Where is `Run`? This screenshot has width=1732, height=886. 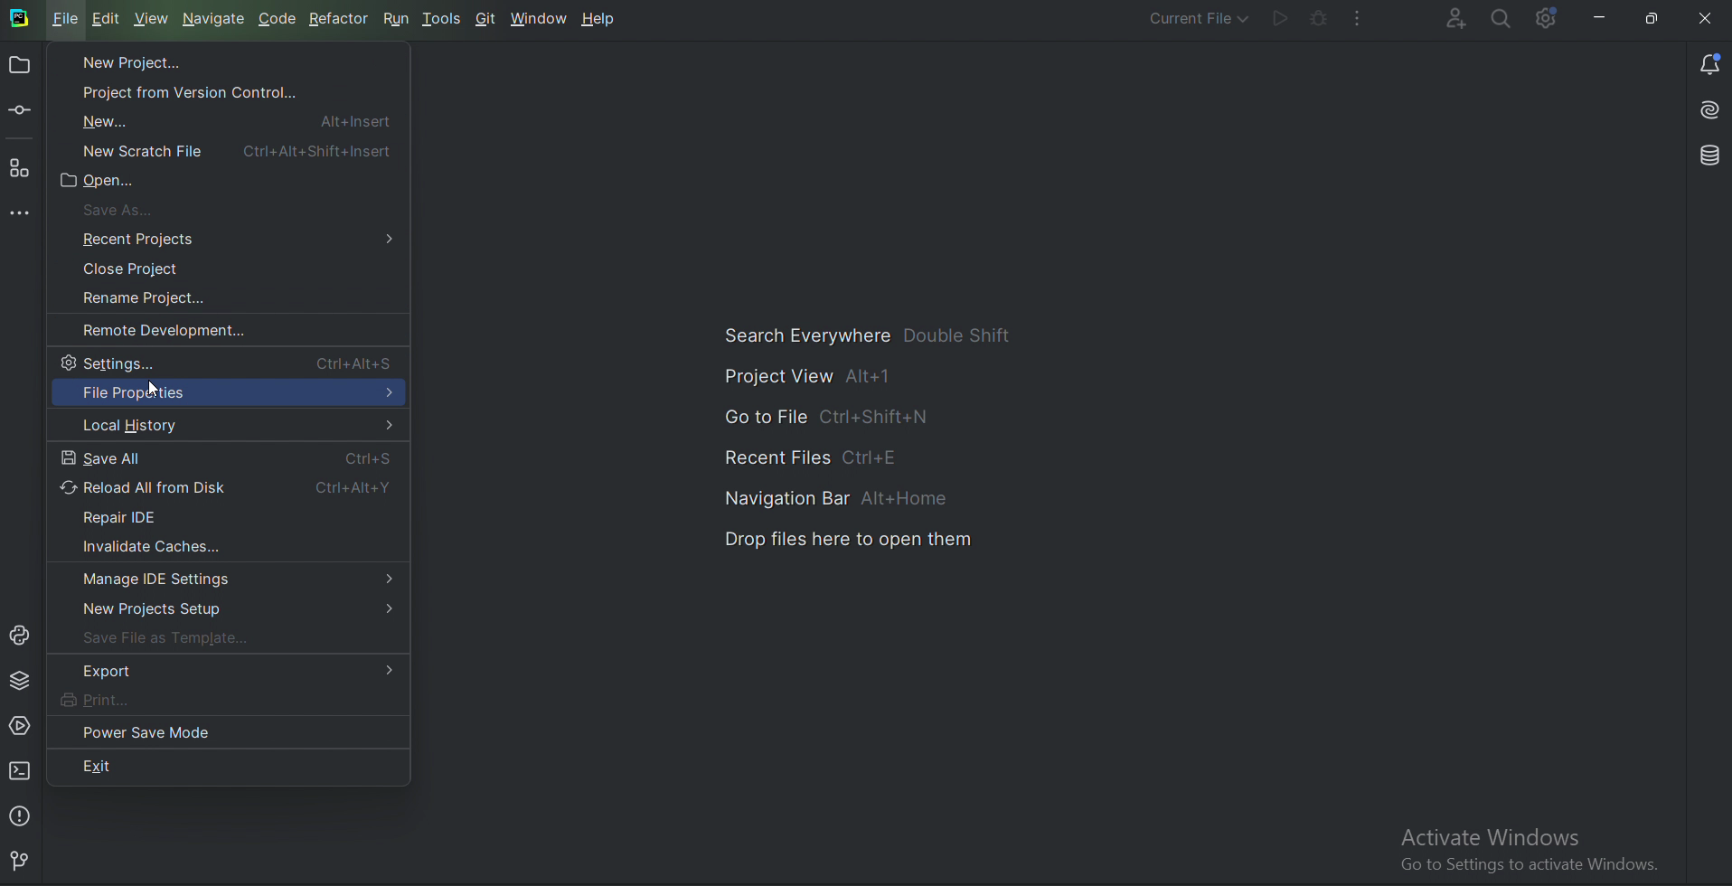 Run is located at coordinates (1281, 18).